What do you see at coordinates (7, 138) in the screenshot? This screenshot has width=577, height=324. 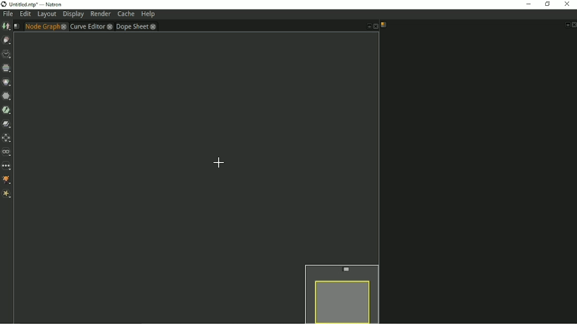 I see `Transform` at bounding box center [7, 138].